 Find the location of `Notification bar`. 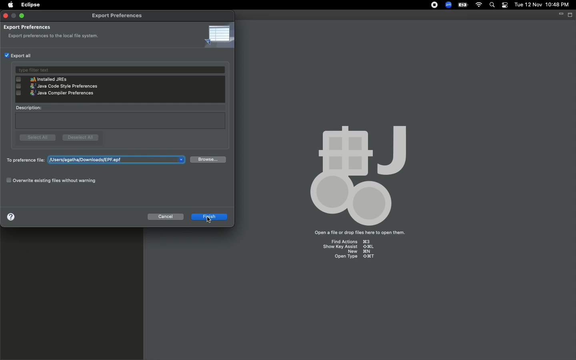

Notification bar is located at coordinates (504, 6).